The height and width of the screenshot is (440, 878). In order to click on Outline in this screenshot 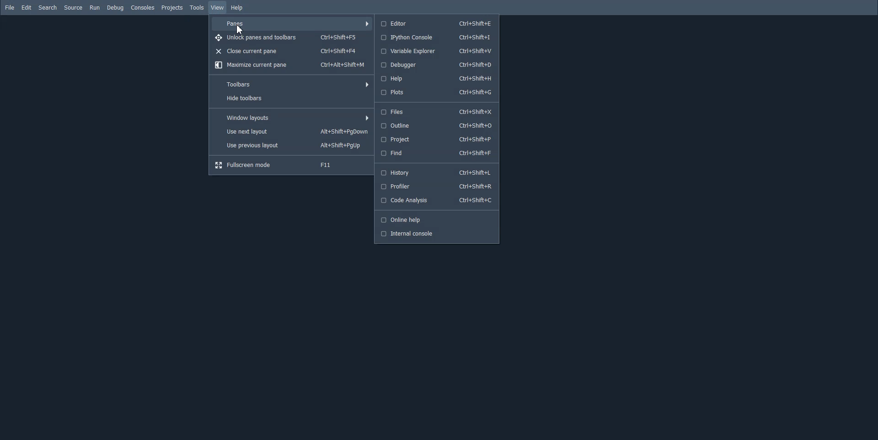, I will do `click(435, 125)`.